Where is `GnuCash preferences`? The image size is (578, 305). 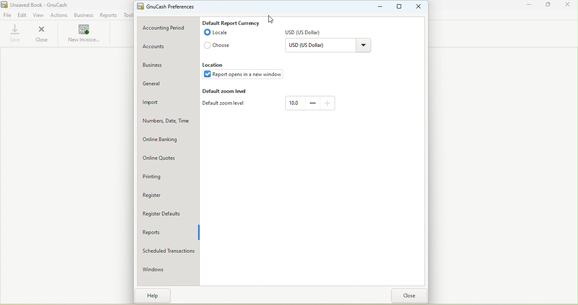
GnuCash preferences is located at coordinates (169, 7).